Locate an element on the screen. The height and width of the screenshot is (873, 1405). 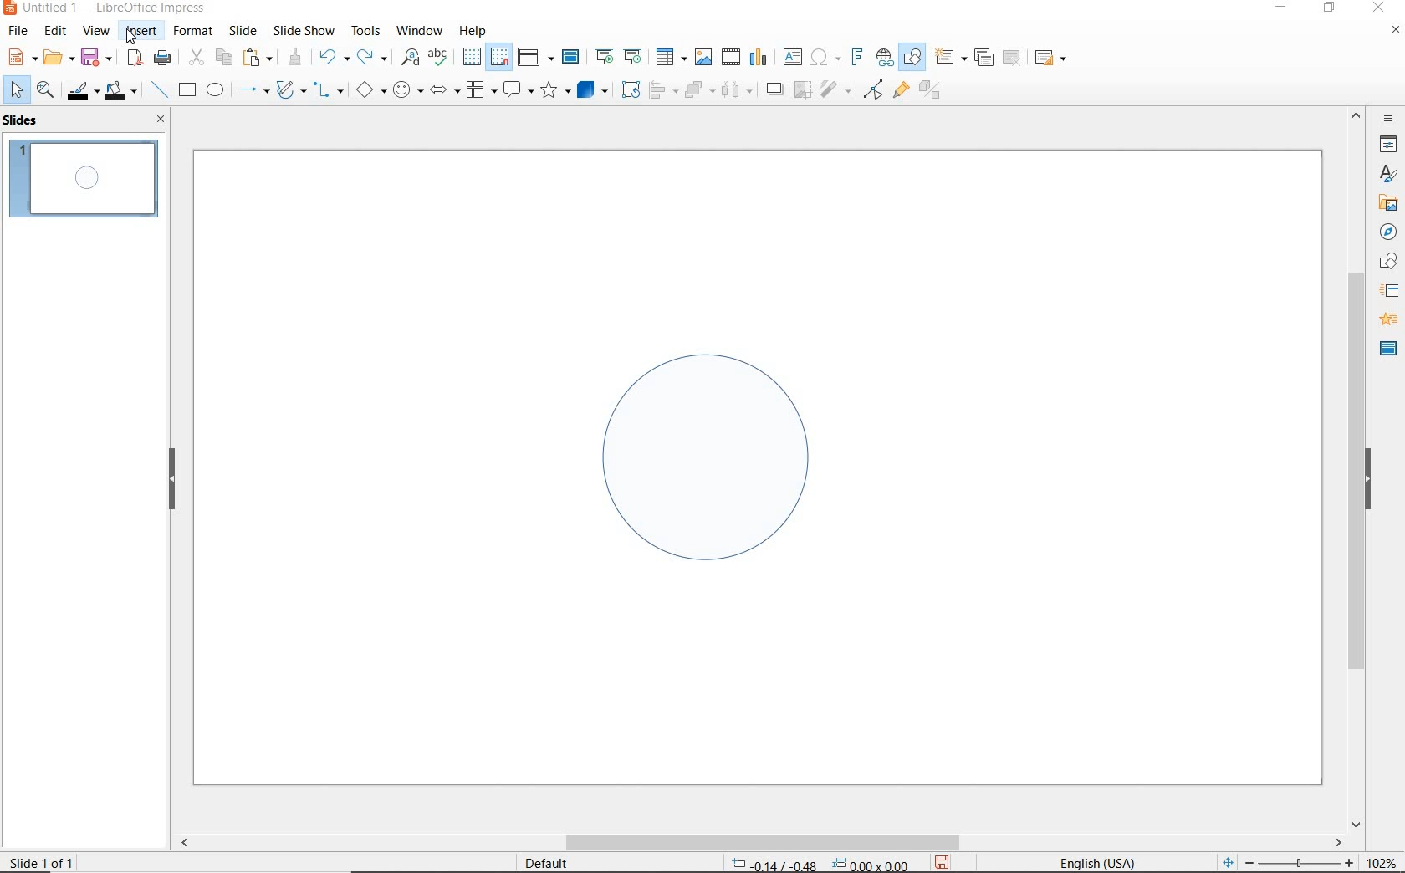
print is located at coordinates (162, 56).